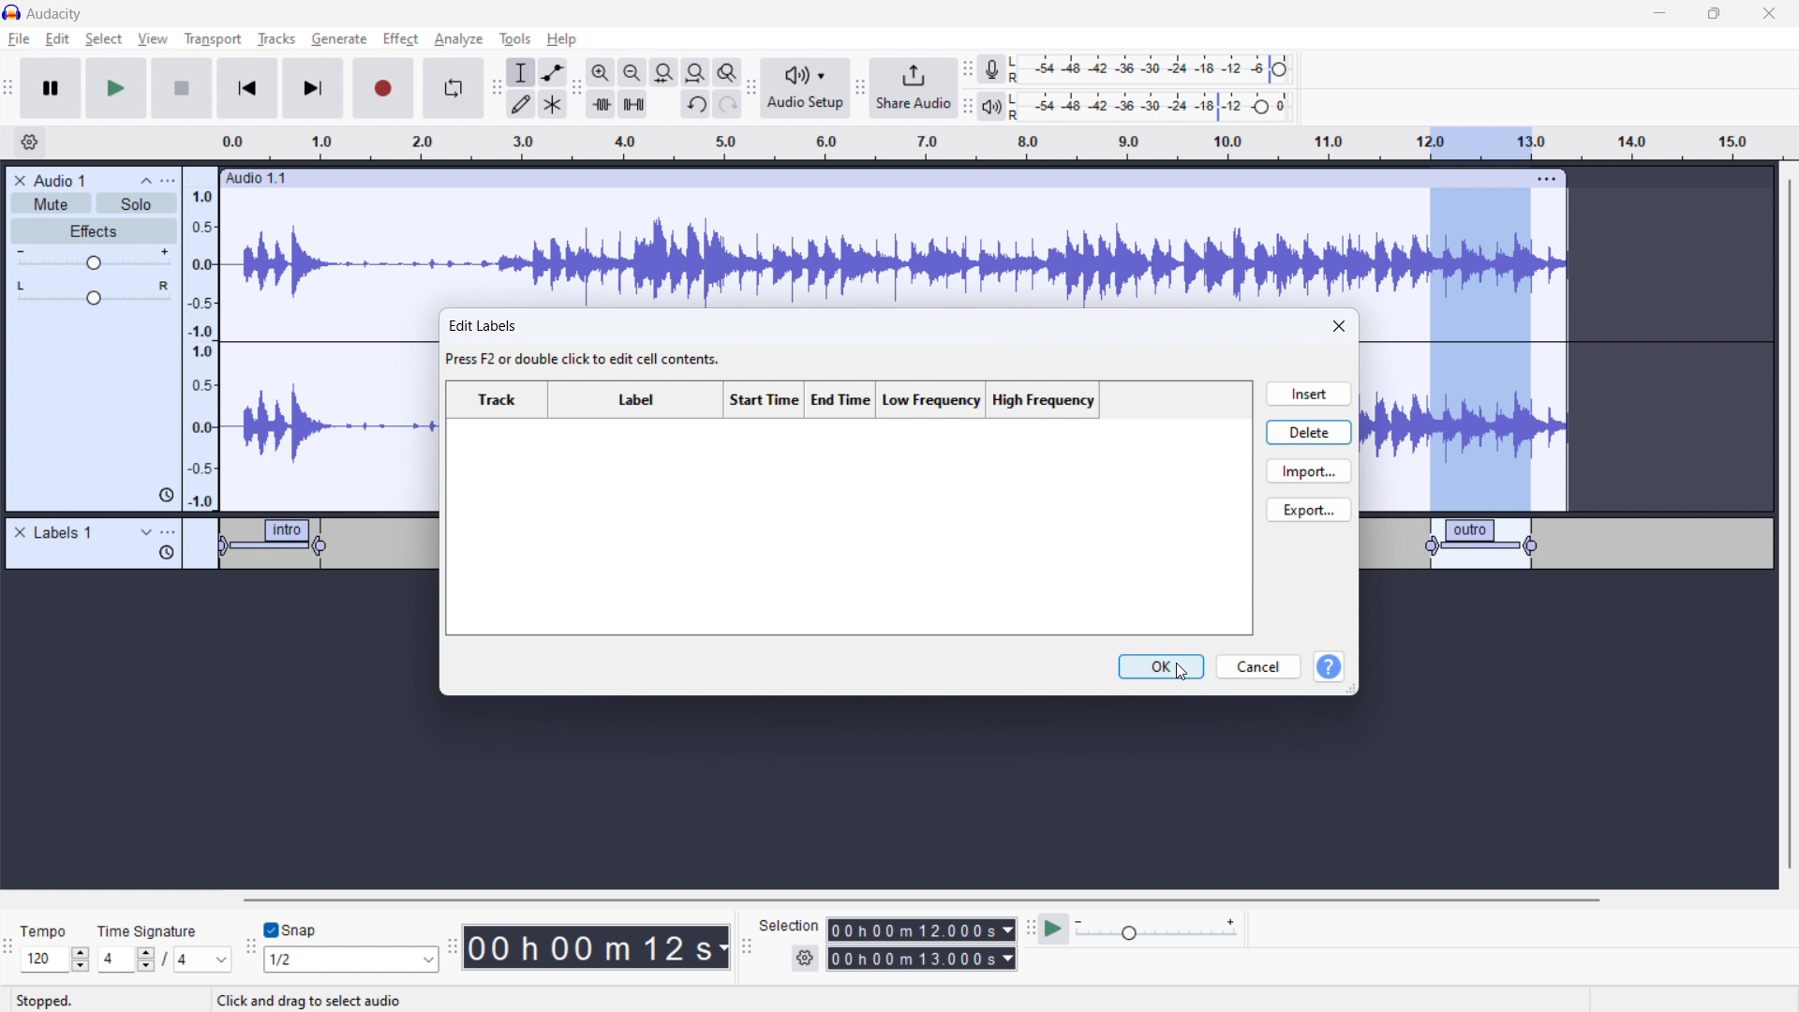 The height and width of the screenshot is (1012, 1799). Describe the element at coordinates (1017, 106) in the screenshot. I see `` at that location.